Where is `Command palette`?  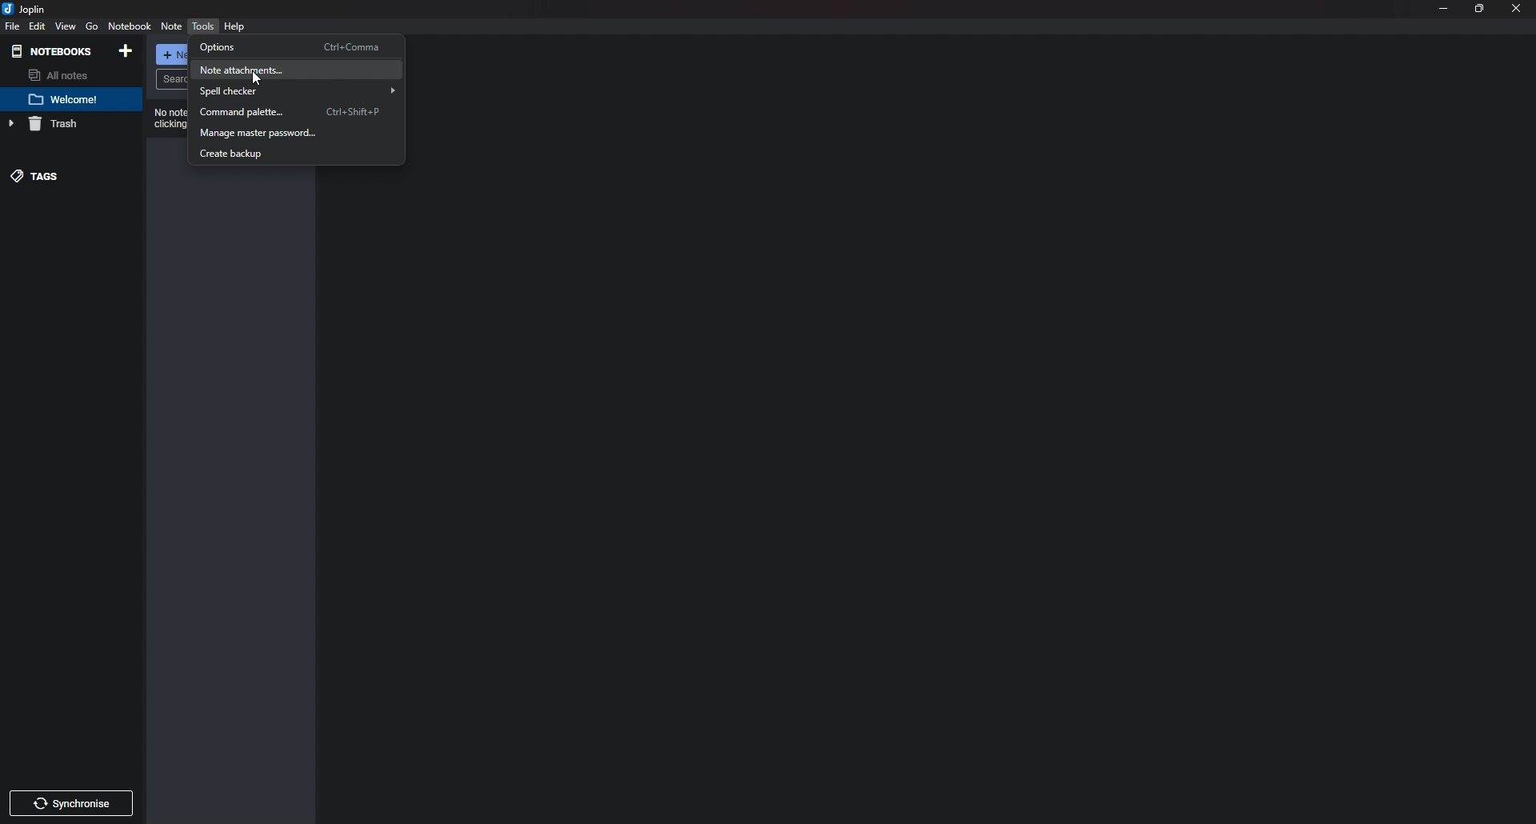 Command palette is located at coordinates (295, 112).